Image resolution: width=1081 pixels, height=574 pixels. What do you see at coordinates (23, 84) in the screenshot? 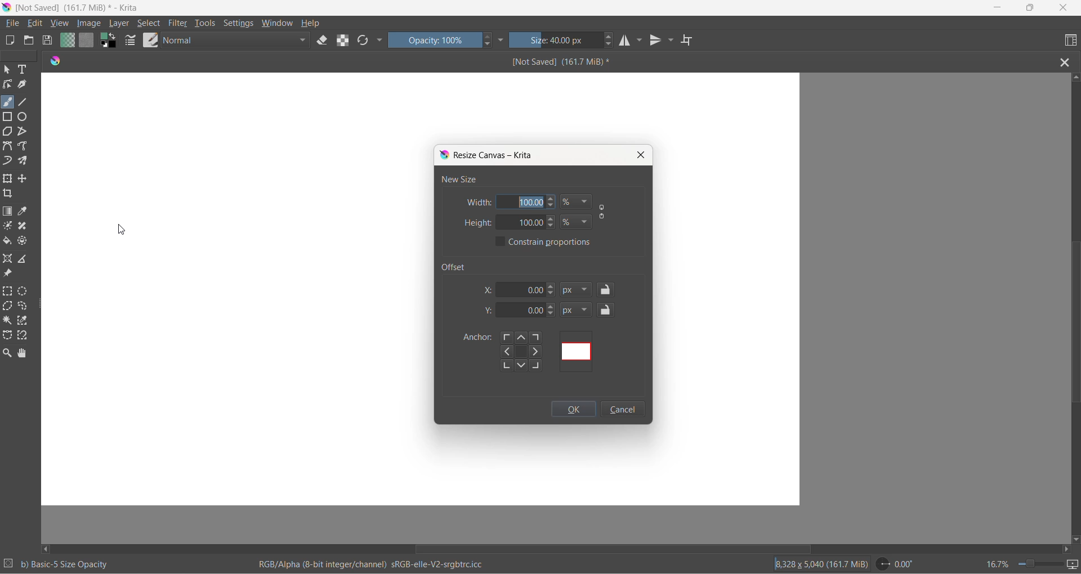
I see `calligraphy` at bounding box center [23, 84].